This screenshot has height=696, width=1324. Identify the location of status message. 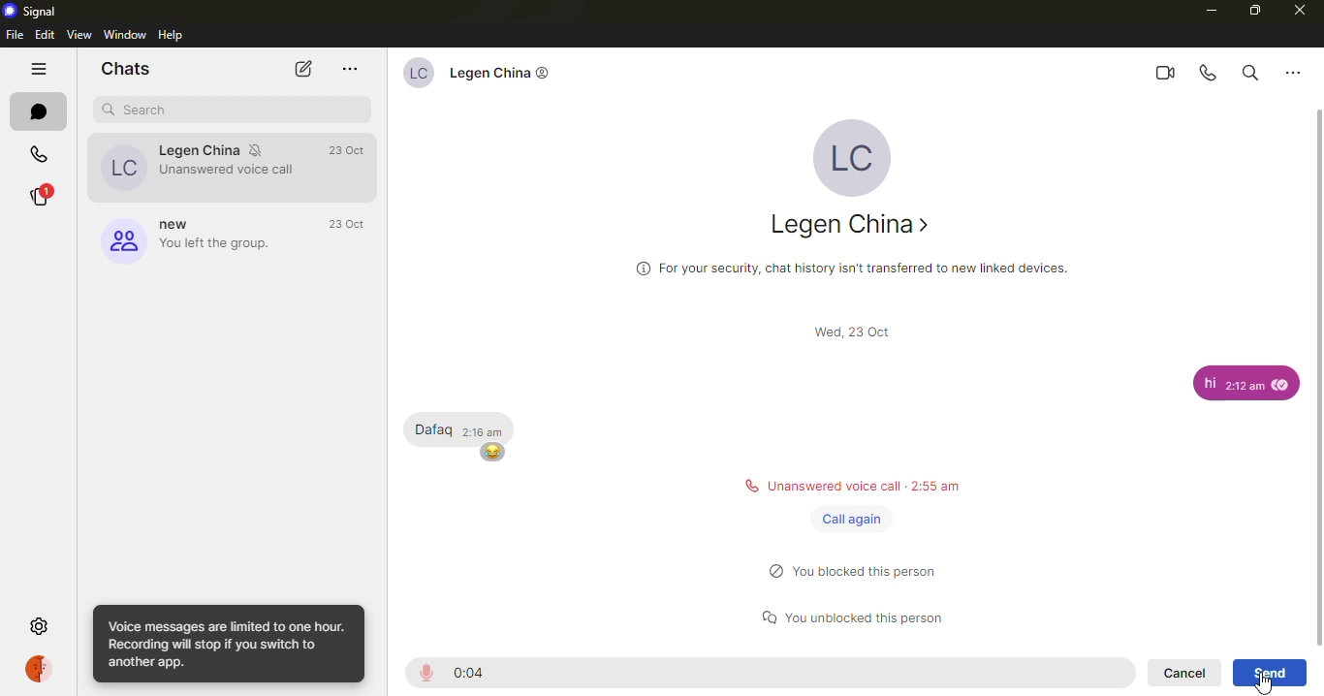
(853, 567).